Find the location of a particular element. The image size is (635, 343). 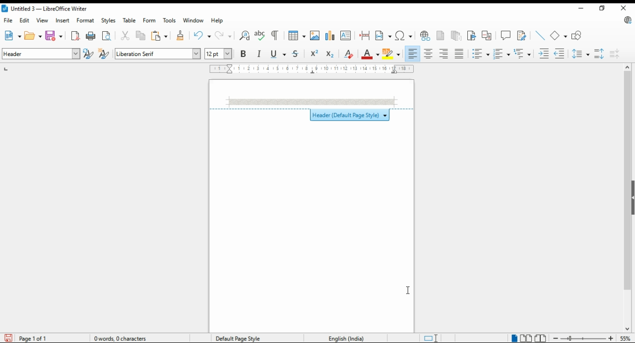

format directly as pdf is located at coordinates (76, 36).